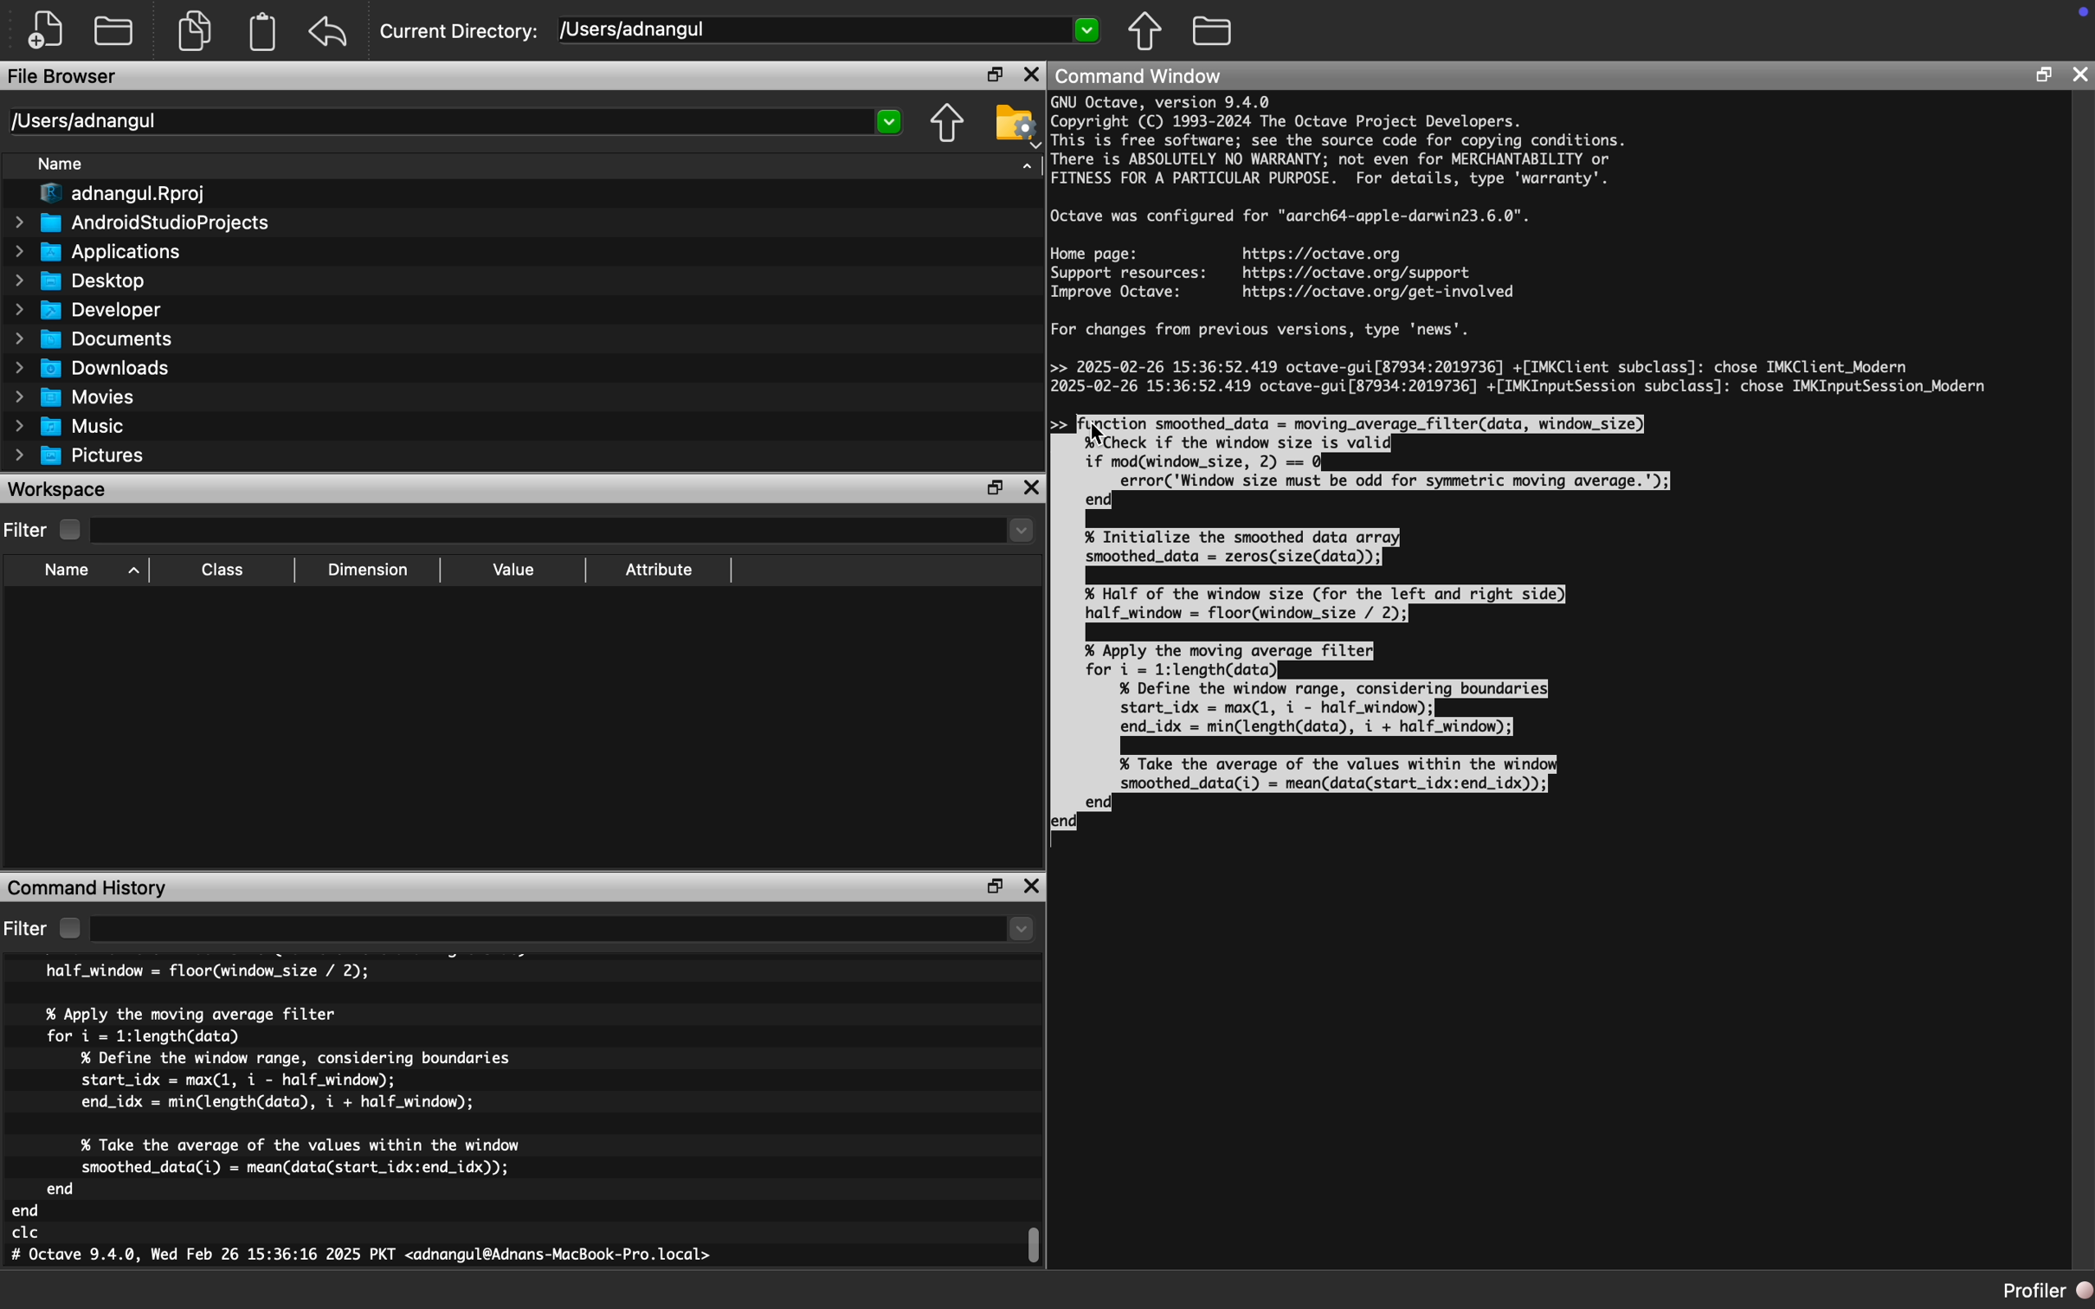 The image size is (2095, 1309). I want to click on Scroll, so click(1040, 1241).